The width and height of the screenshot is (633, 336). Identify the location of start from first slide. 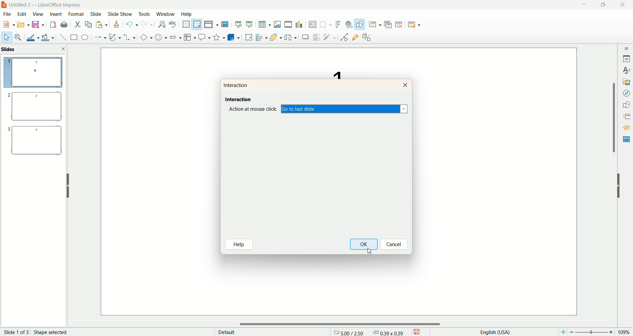
(239, 23).